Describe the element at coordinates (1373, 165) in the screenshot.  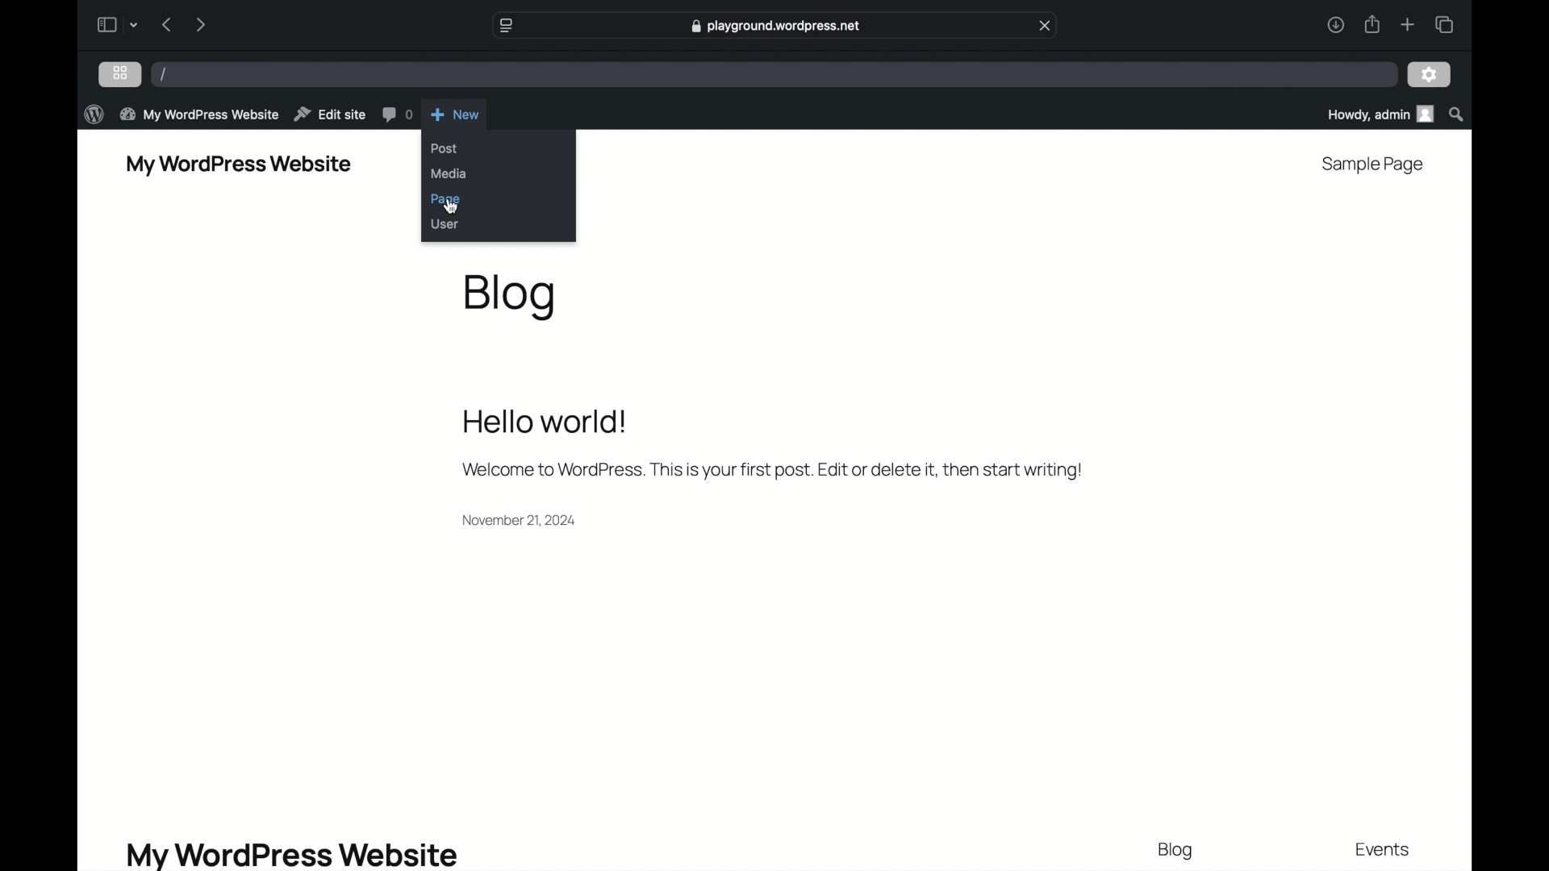
I see `sample page` at that location.